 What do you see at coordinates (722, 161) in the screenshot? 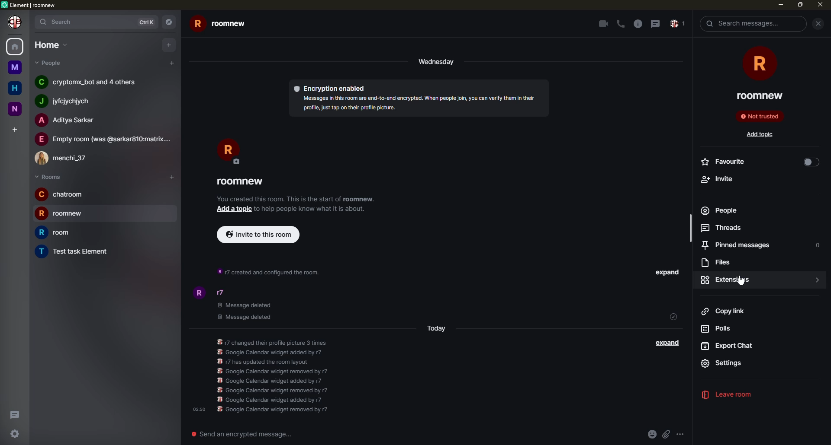
I see ` Favourite` at bounding box center [722, 161].